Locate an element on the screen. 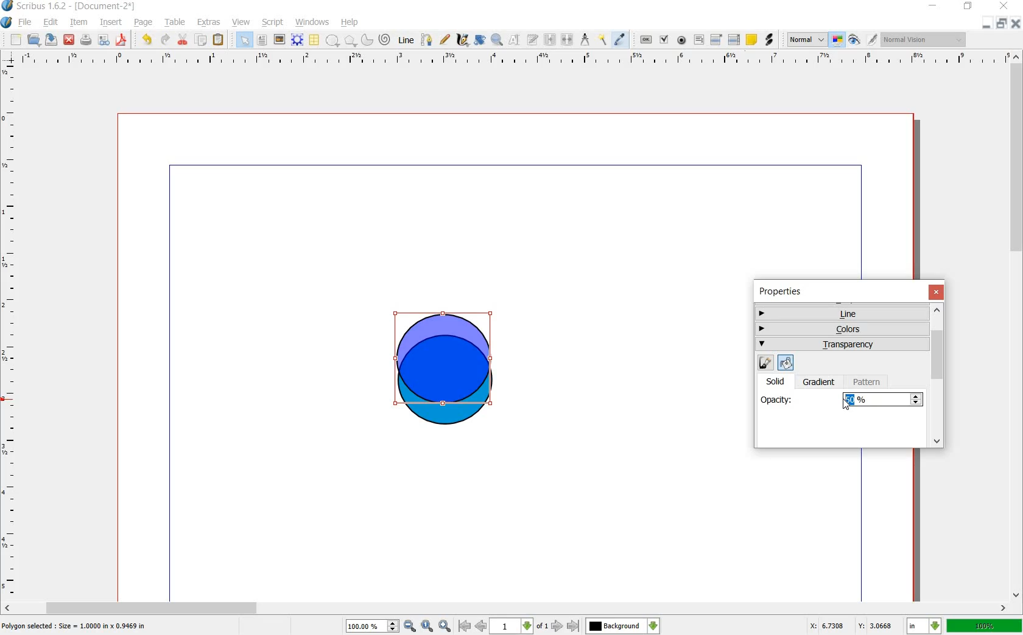 The image size is (1023, 635). close is located at coordinates (1016, 24).